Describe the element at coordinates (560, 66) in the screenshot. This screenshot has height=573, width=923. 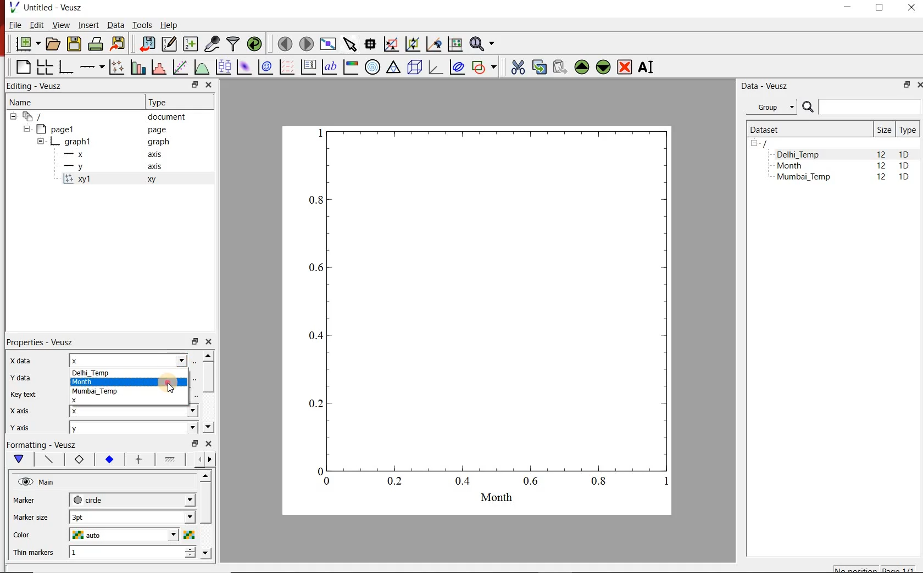
I see `paste widget from the clipboard` at that location.